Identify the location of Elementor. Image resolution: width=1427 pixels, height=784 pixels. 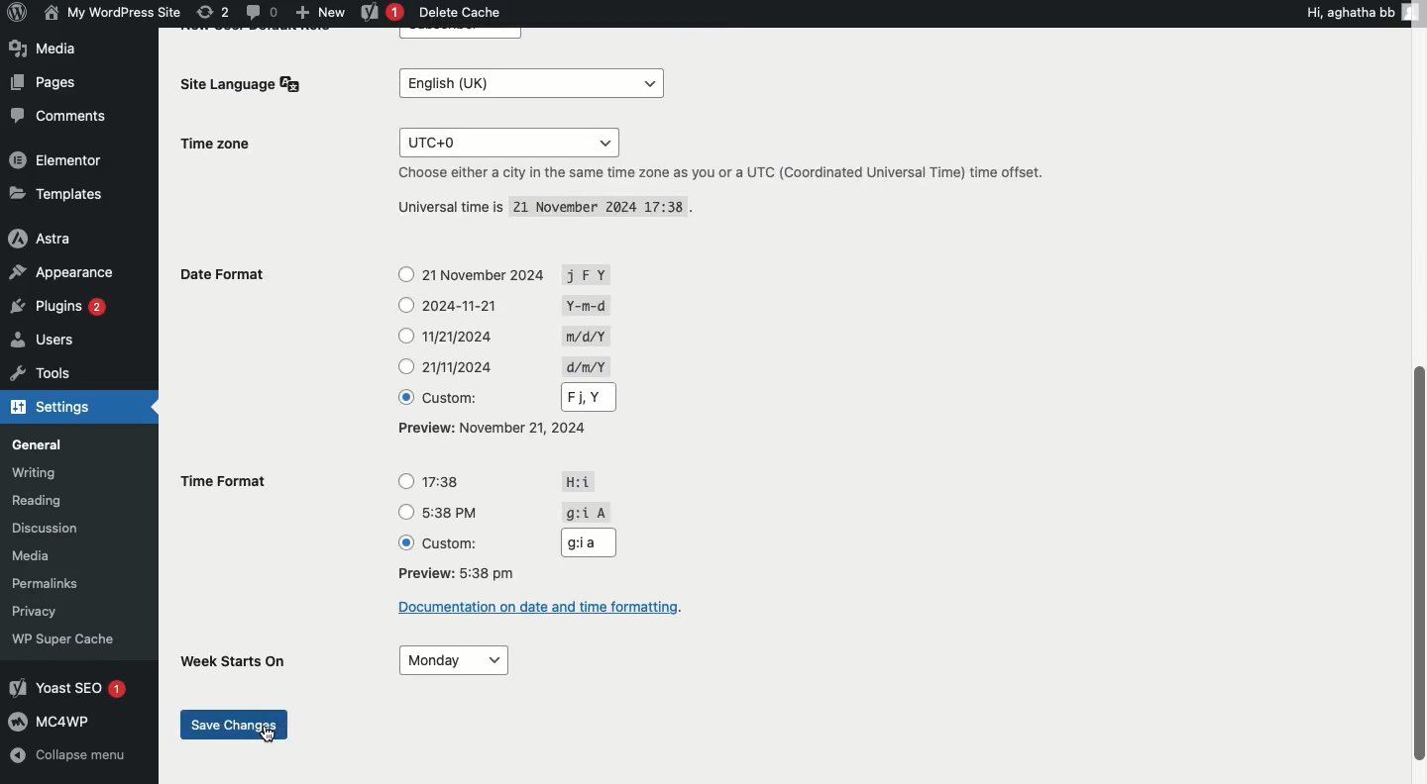
(57, 159).